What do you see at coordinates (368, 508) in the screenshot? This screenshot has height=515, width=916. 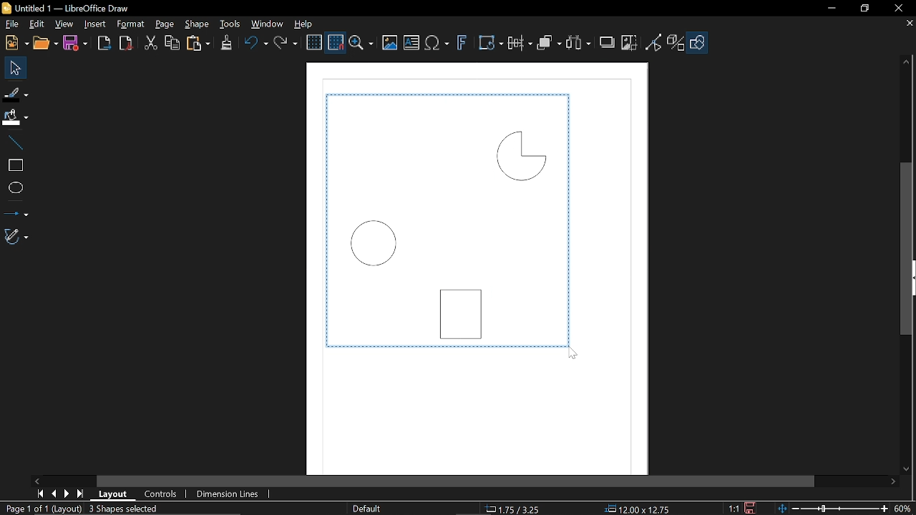 I see `slide Master name` at bounding box center [368, 508].